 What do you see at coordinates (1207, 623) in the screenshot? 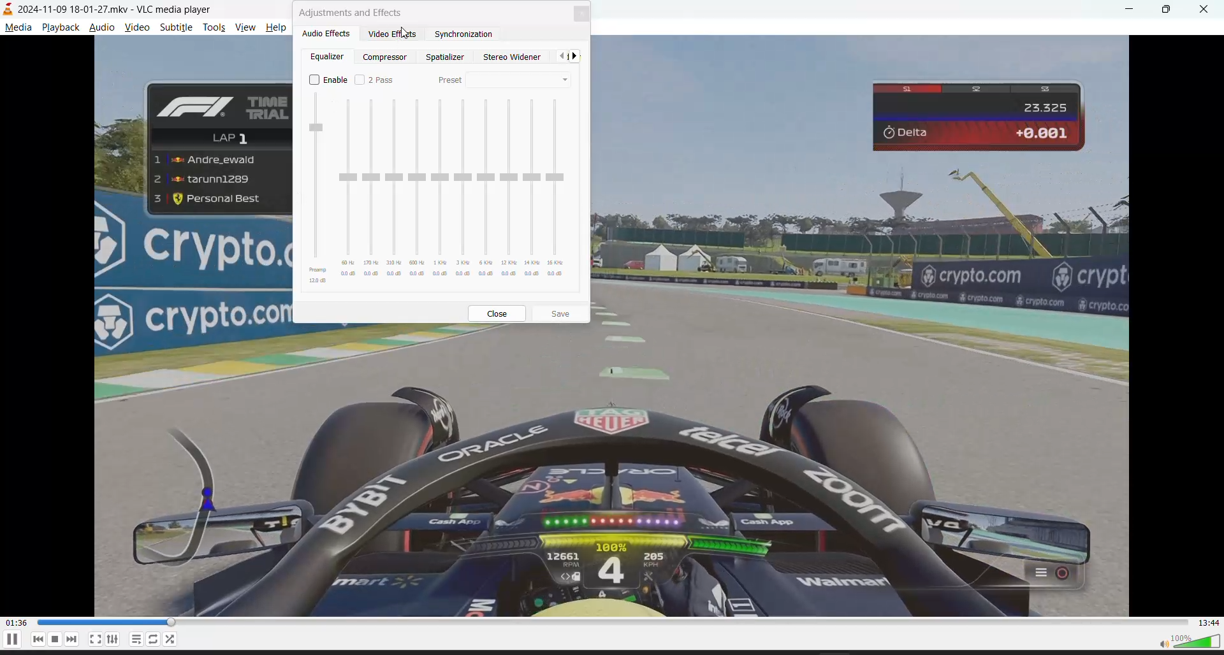
I see `total track time` at bounding box center [1207, 623].